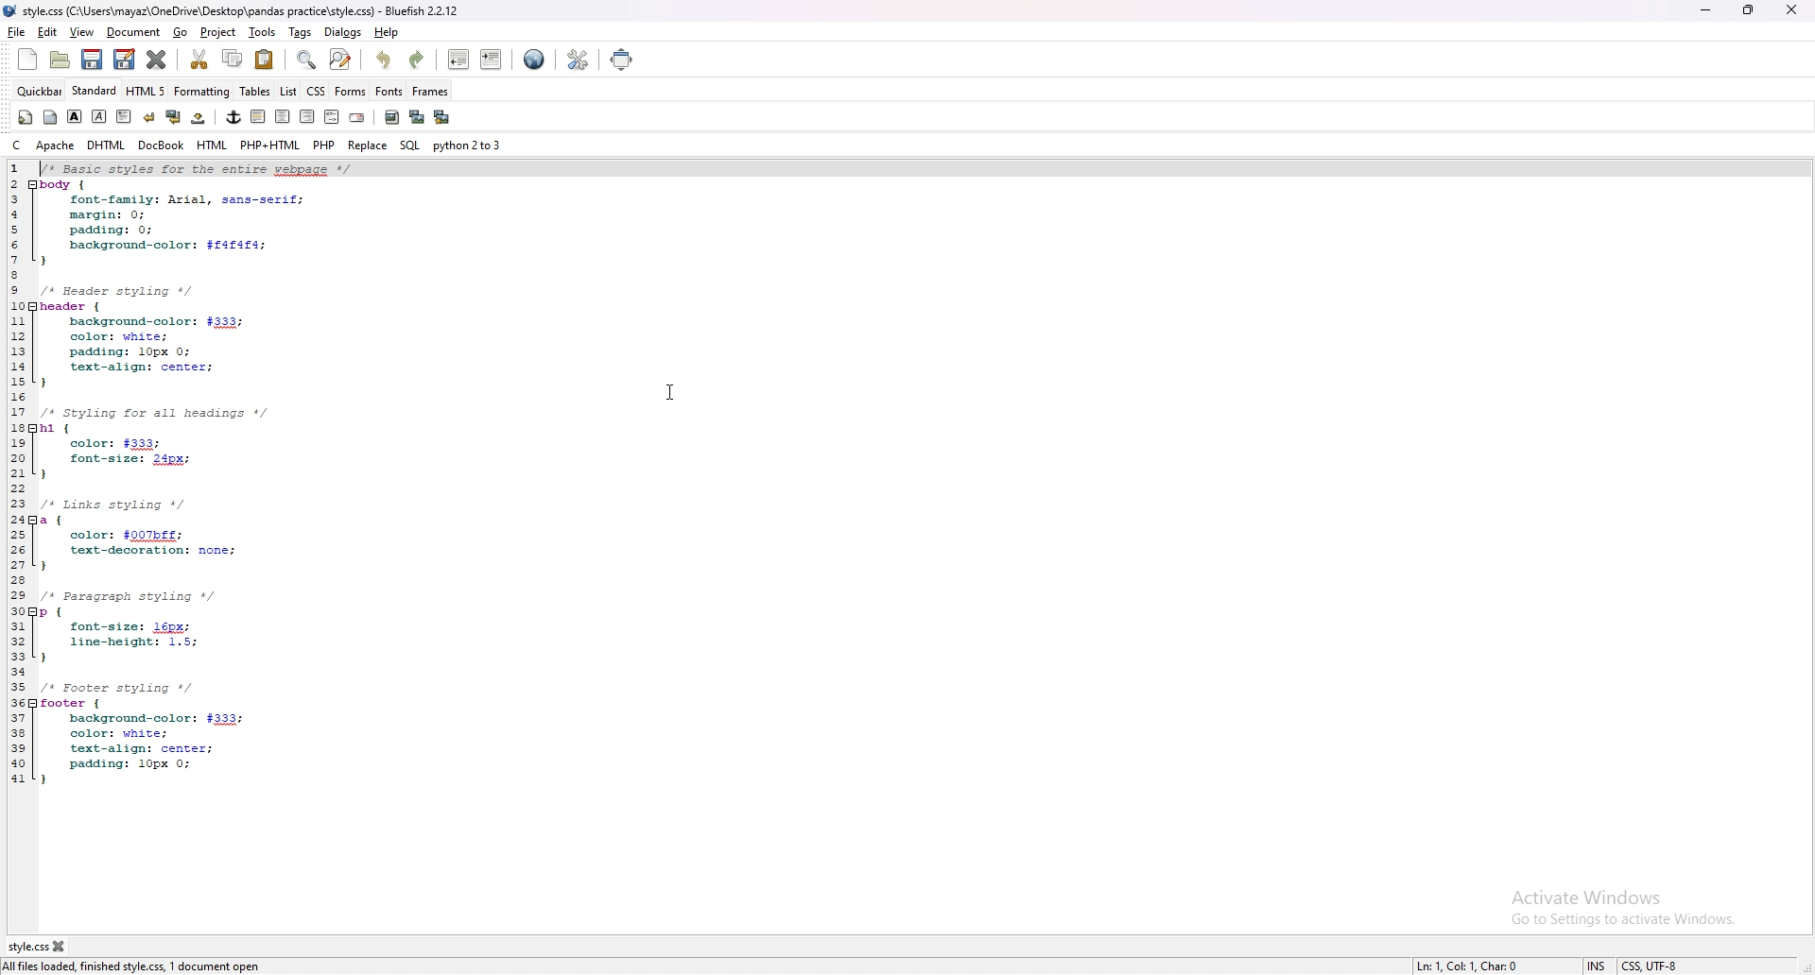  What do you see at coordinates (17, 31) in the screenshot?
I see `file` at bounding box center [17, 31].